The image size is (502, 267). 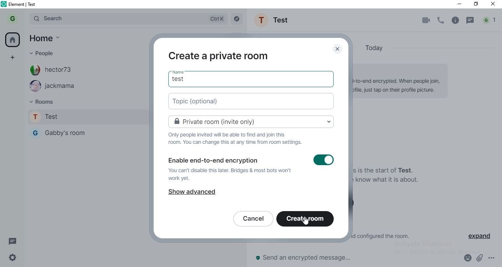 What do you see at coordinates (87, 115) in the screenshot?
I see `test` at bounding box center [87, 115].